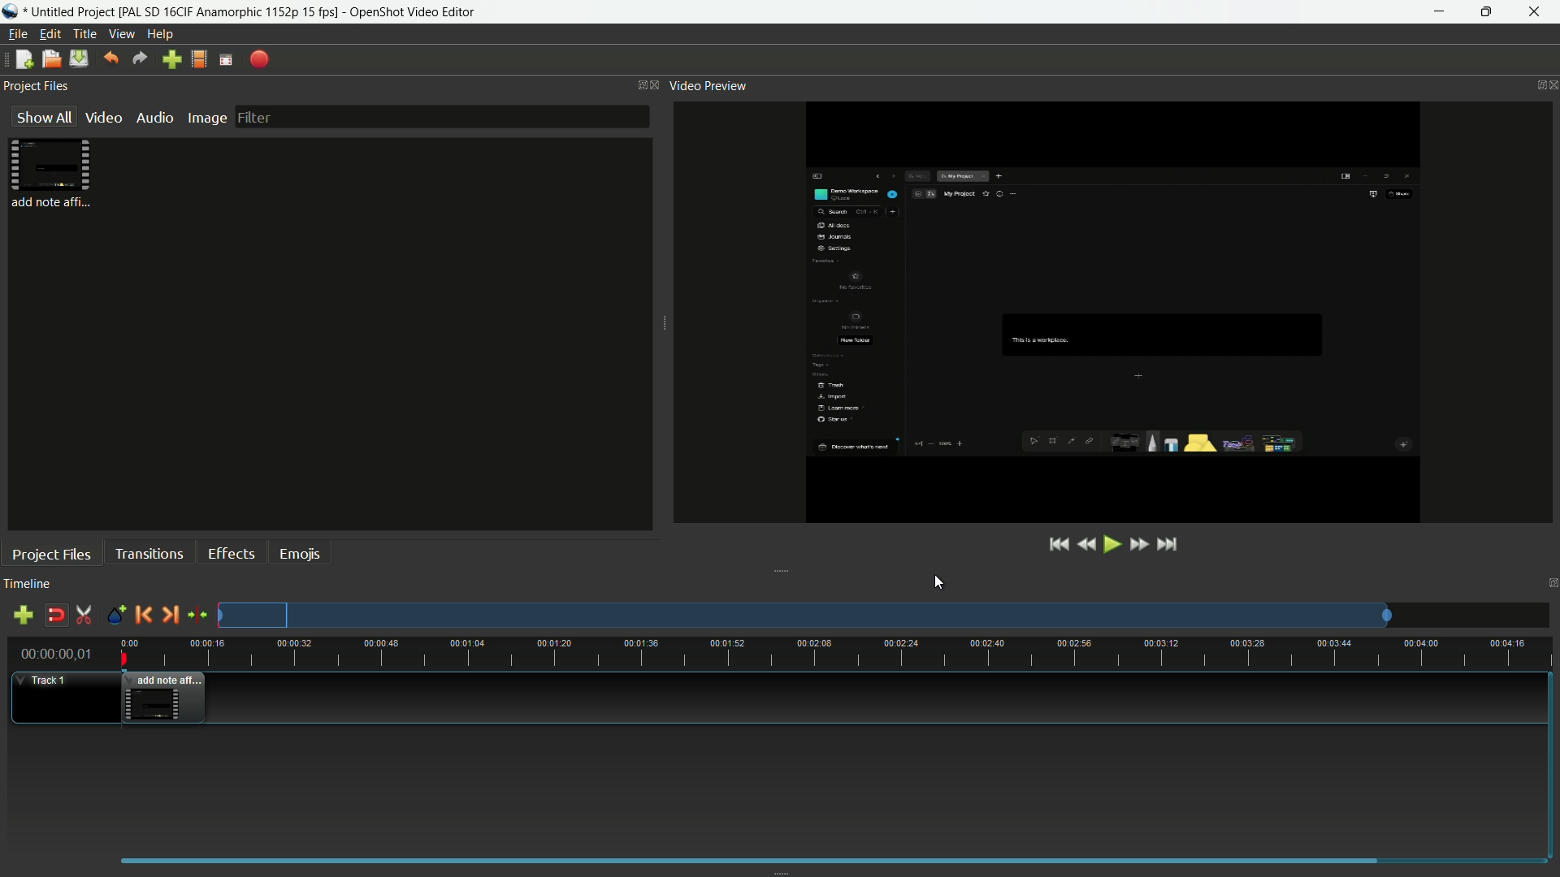 The height and width of the screenshot is (877, 1560). What do you see at coordinates (1055, 545) in the screenshot?
I see `jump to start` at bounding box center [1055, 545].